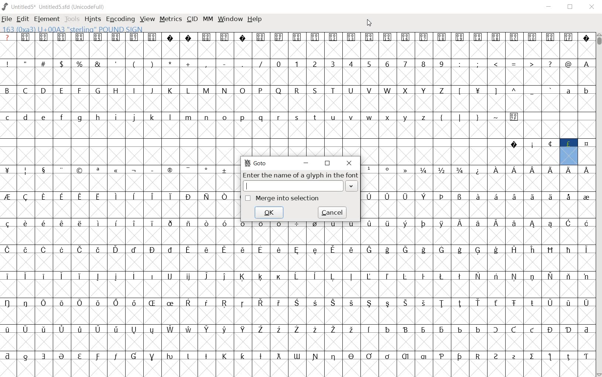  I want to click on WINDOW, so click(231, 20).